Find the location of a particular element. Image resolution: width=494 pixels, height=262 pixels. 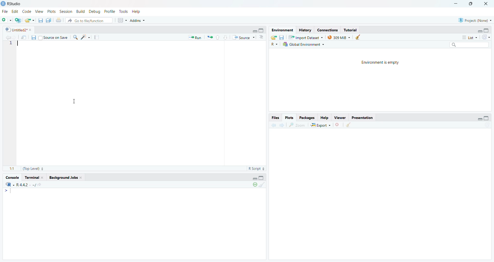

Background Jobs is located at coordinates (64, 178).